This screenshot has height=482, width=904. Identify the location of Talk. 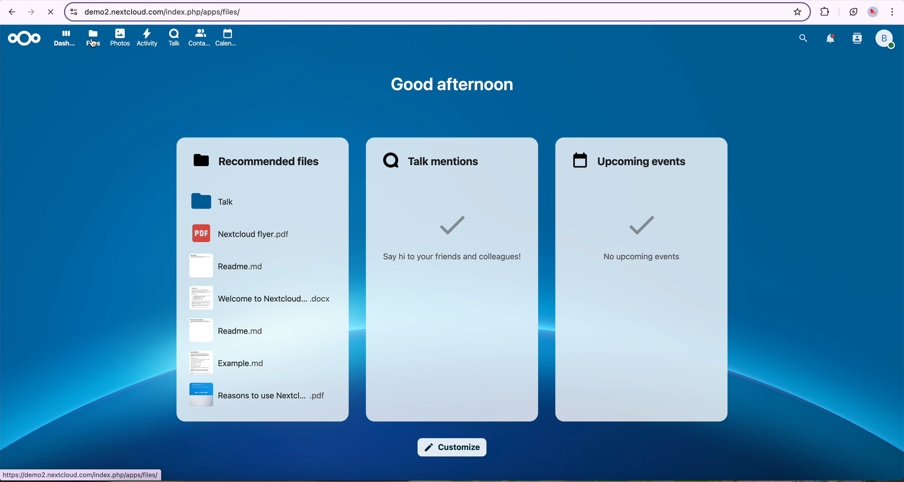
(174, 38).